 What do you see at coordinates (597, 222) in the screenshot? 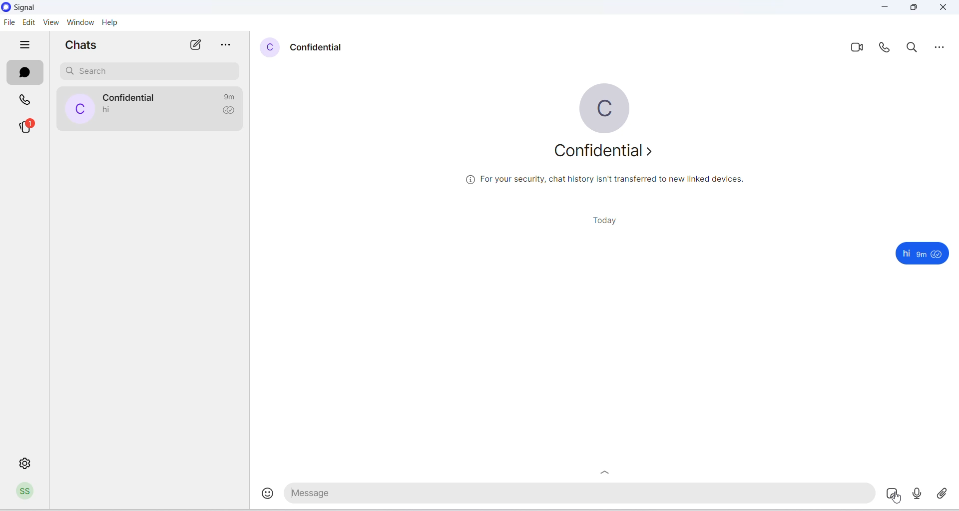
I see `today` at bounding box center [597, 222].